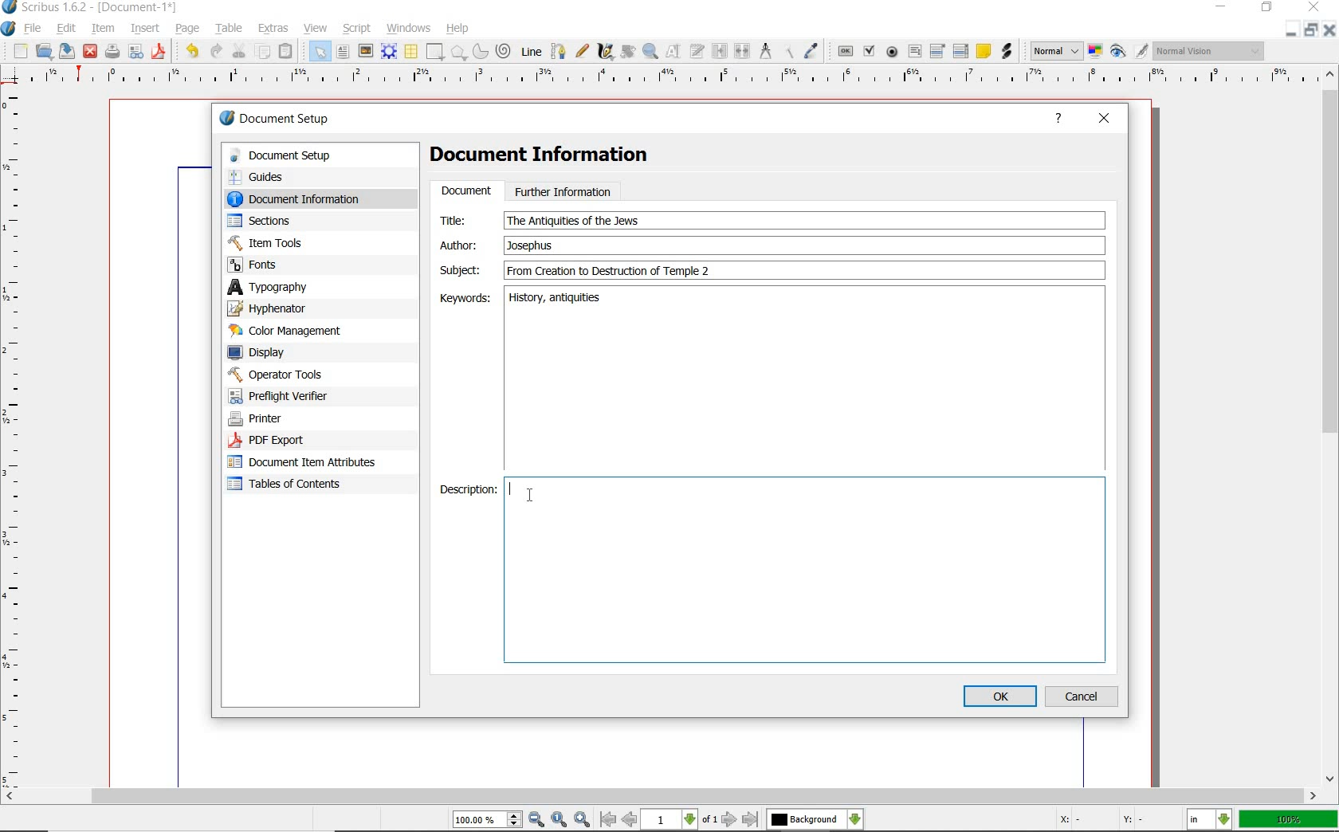 Image resolution: width=1339 pixels, height=832 pixels. Describe the element at coordinates (764, 51) in the screenshot. I see `measurements` at that location.